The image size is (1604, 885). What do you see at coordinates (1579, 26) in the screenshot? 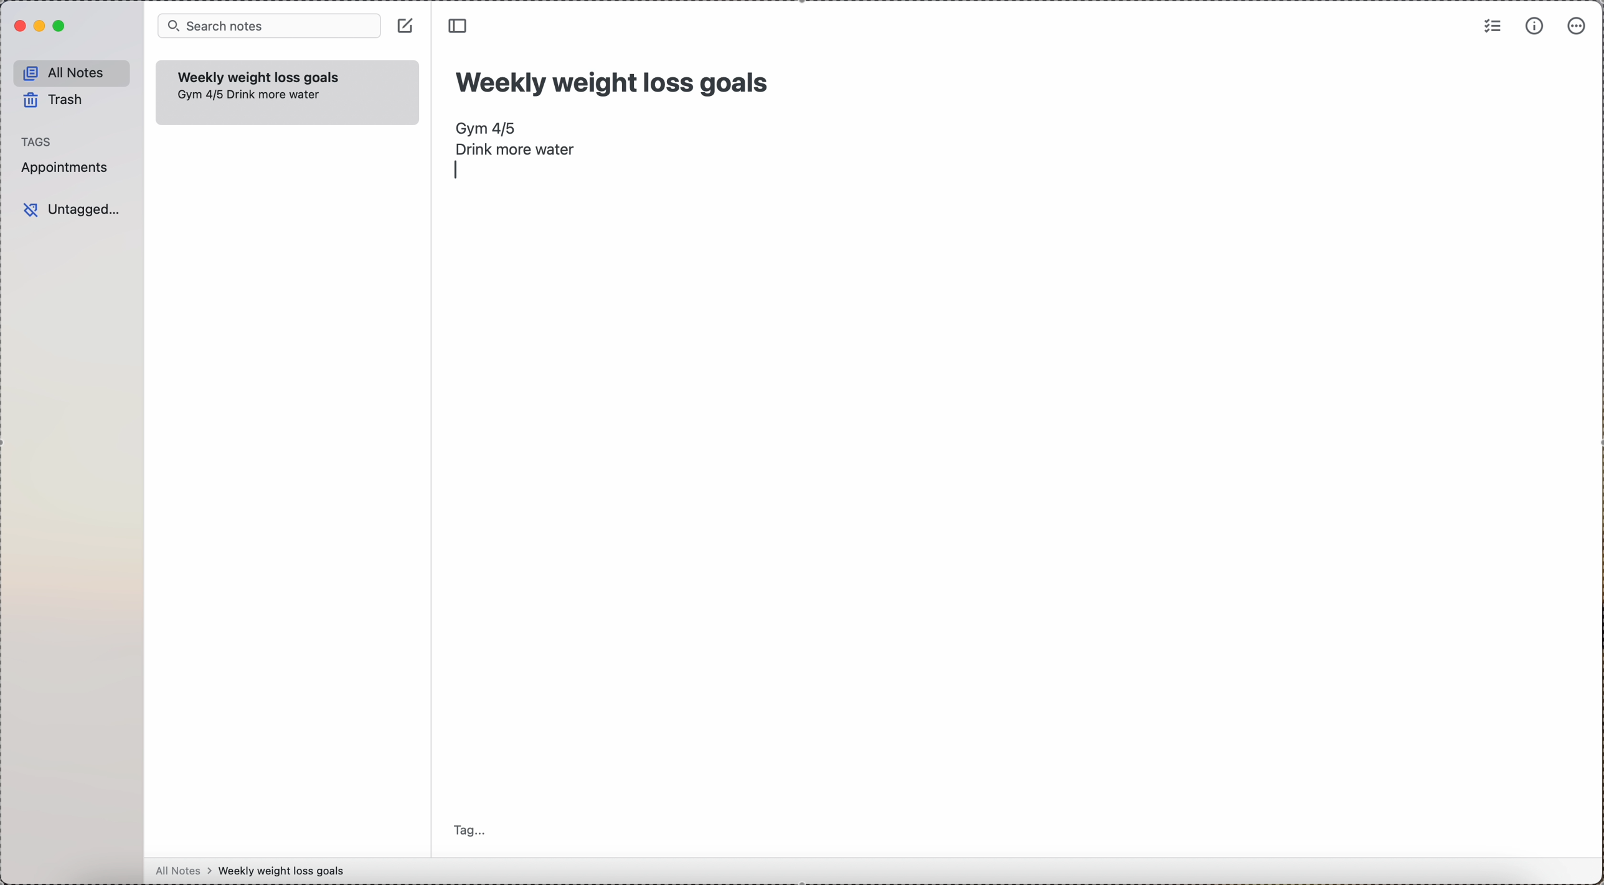
I see `more options` at bounding box center [1579, 26].